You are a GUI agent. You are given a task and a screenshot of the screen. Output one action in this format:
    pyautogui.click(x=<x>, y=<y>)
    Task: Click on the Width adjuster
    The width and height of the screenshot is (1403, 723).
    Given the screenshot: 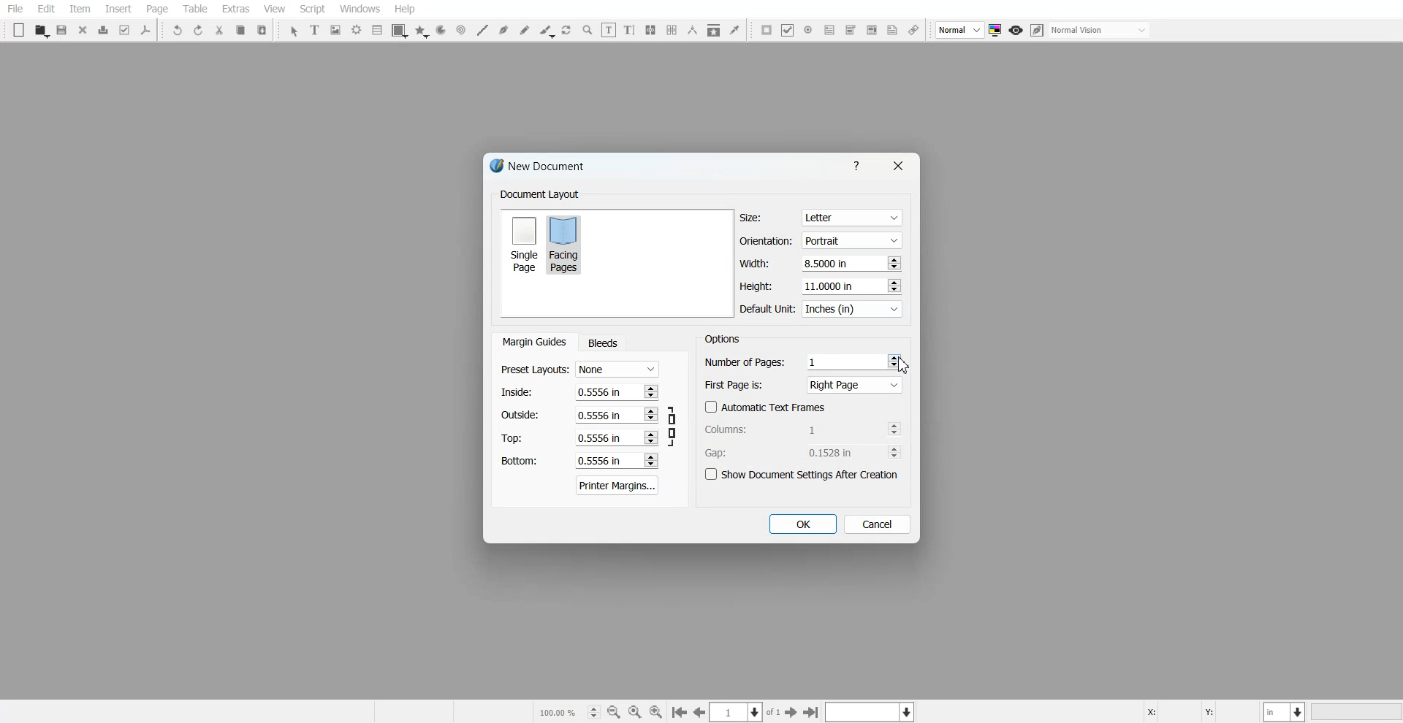 What is the action you would take?
    pyautogui.click(x=820, y=264)
    